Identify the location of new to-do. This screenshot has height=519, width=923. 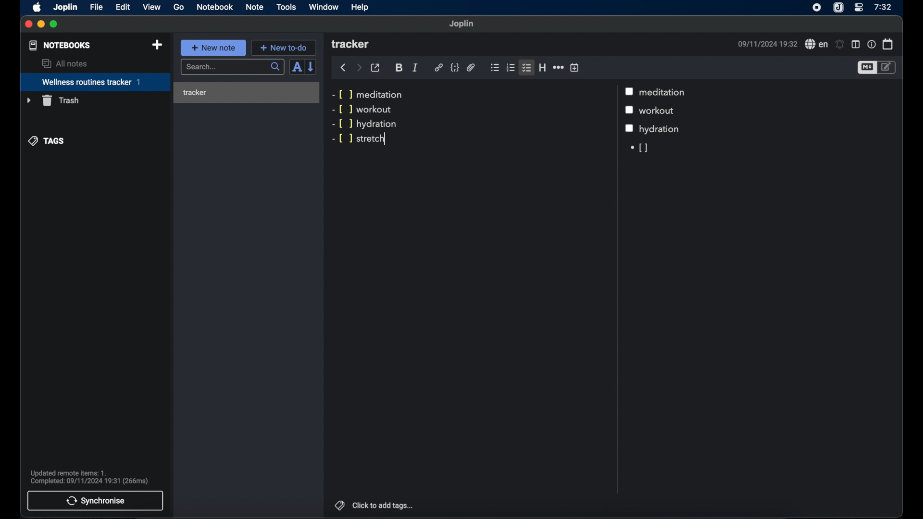
(283, 47).